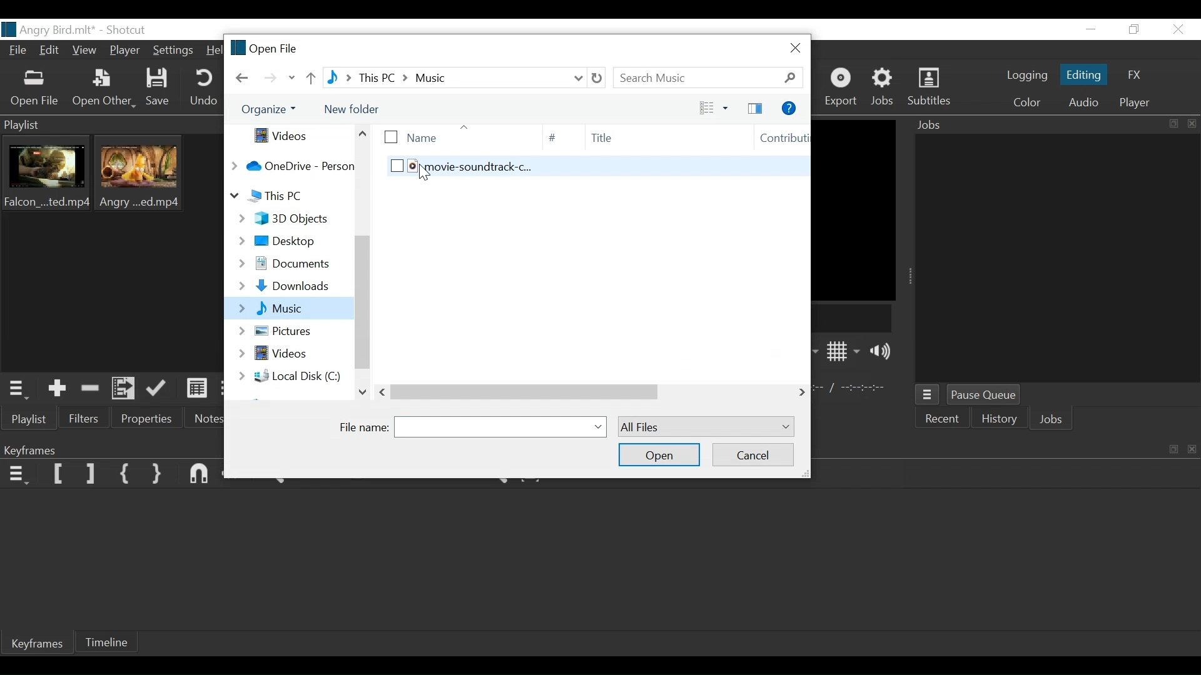 The image size is (1201, 675). I want to click on Scroll Down, so click(362, 391).